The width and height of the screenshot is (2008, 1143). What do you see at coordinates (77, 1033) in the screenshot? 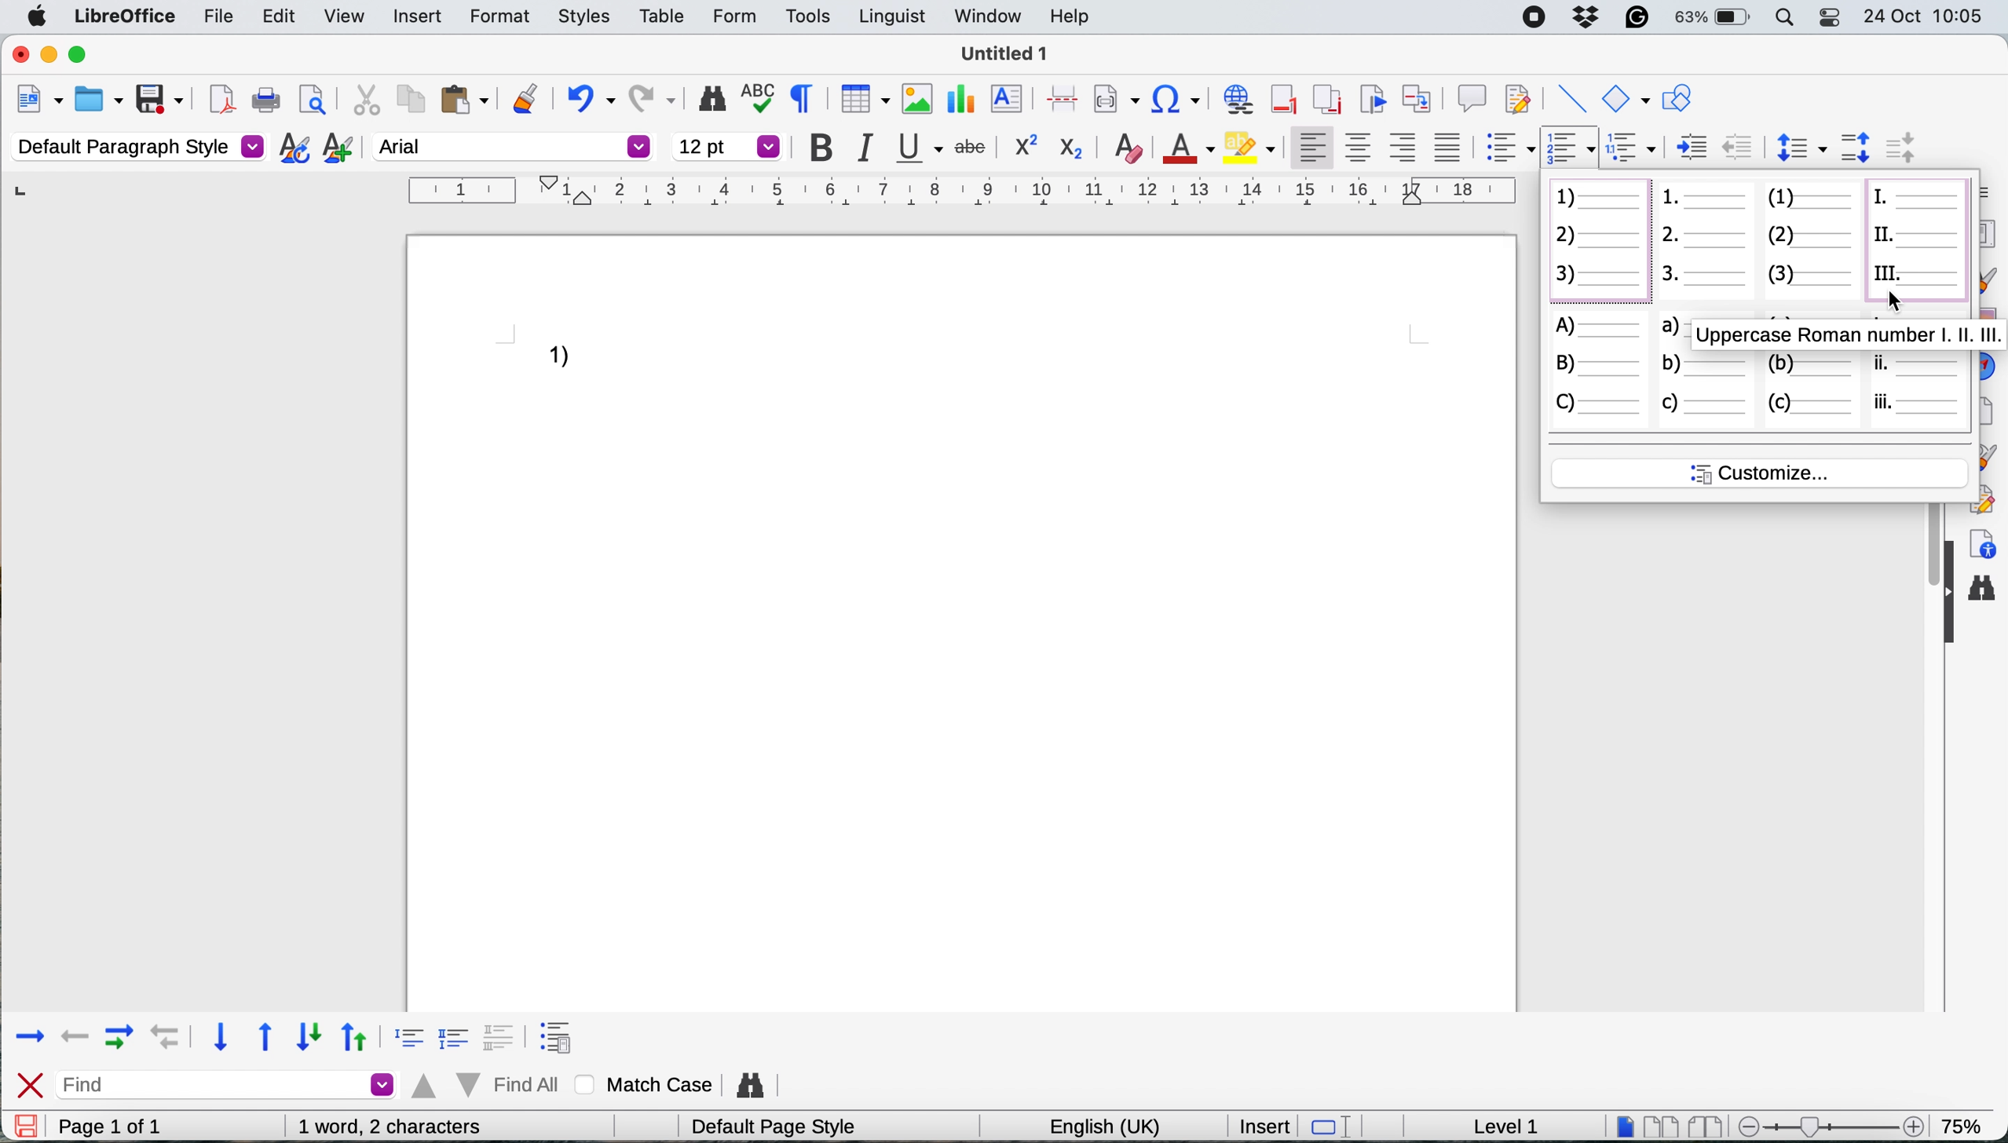
I see `backward` at bounding box center [77, 1033].